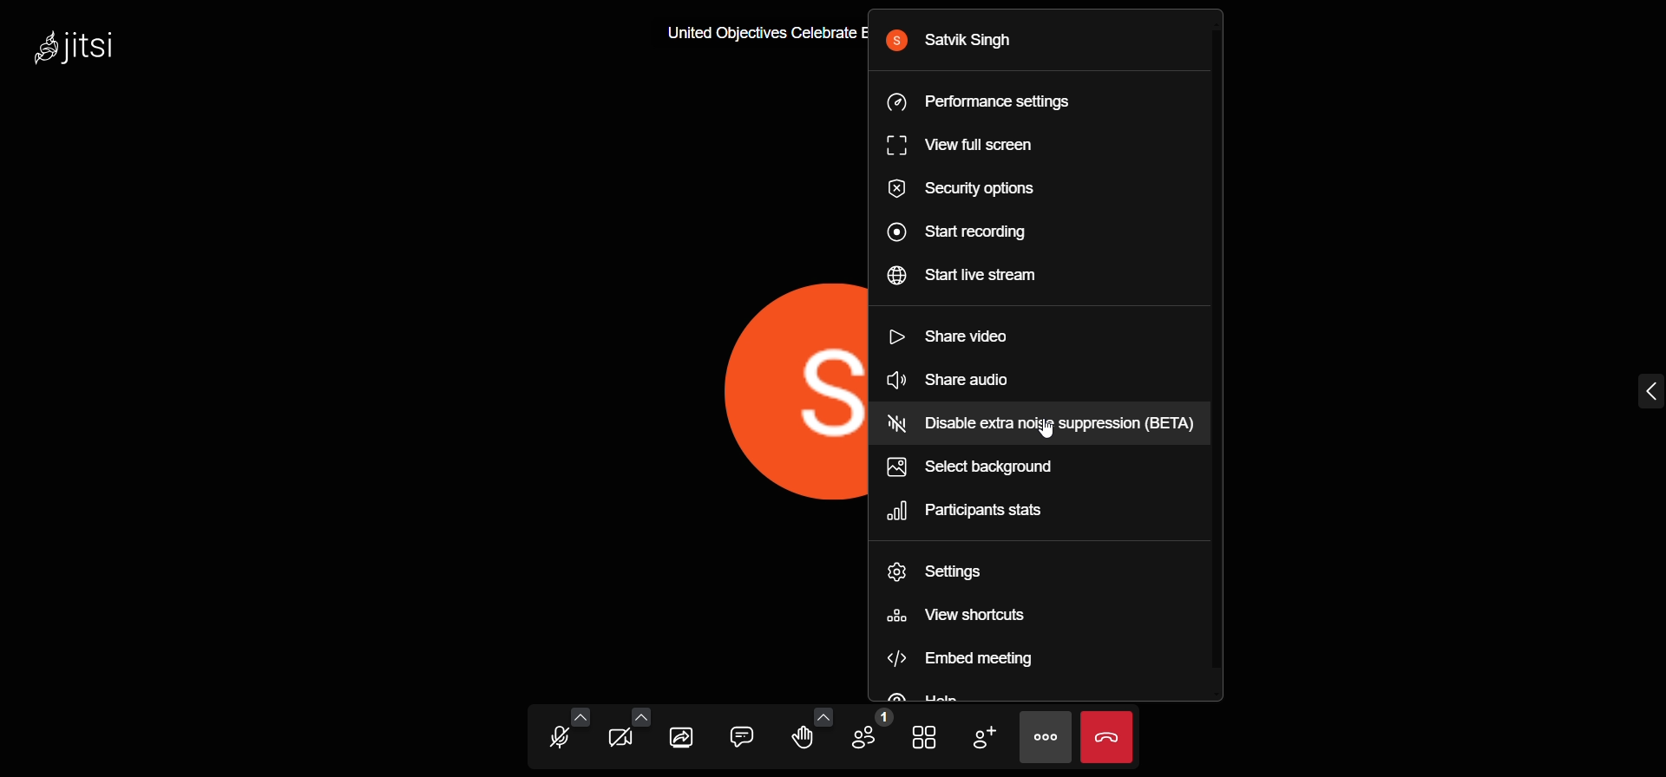  What do you see at coordinates (954, 379) in the screenshot?
I see `share video` at bounding box center [954, 379].